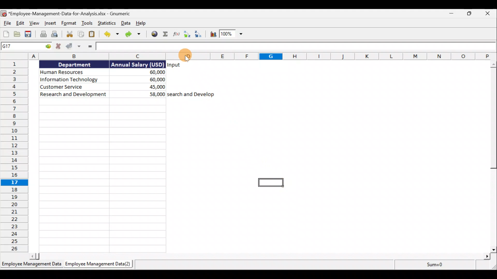  I want to click on Sum into the current cell, so click(165, 35).